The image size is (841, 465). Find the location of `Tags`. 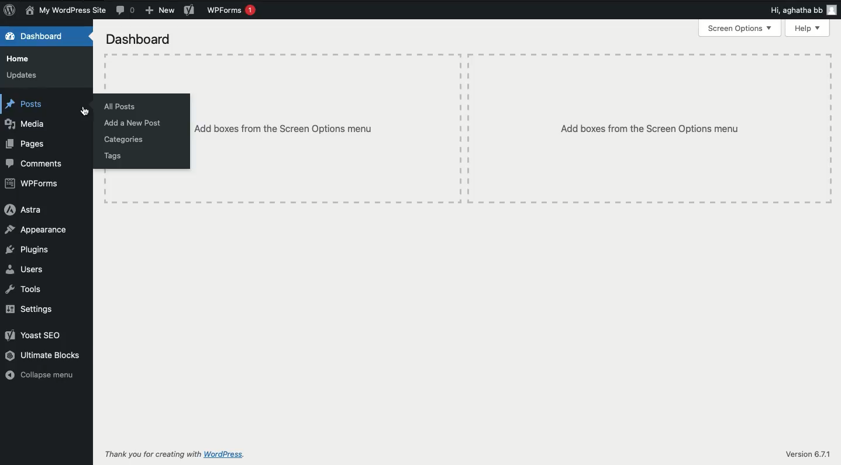

Tags is located at coordinates (113, 155).